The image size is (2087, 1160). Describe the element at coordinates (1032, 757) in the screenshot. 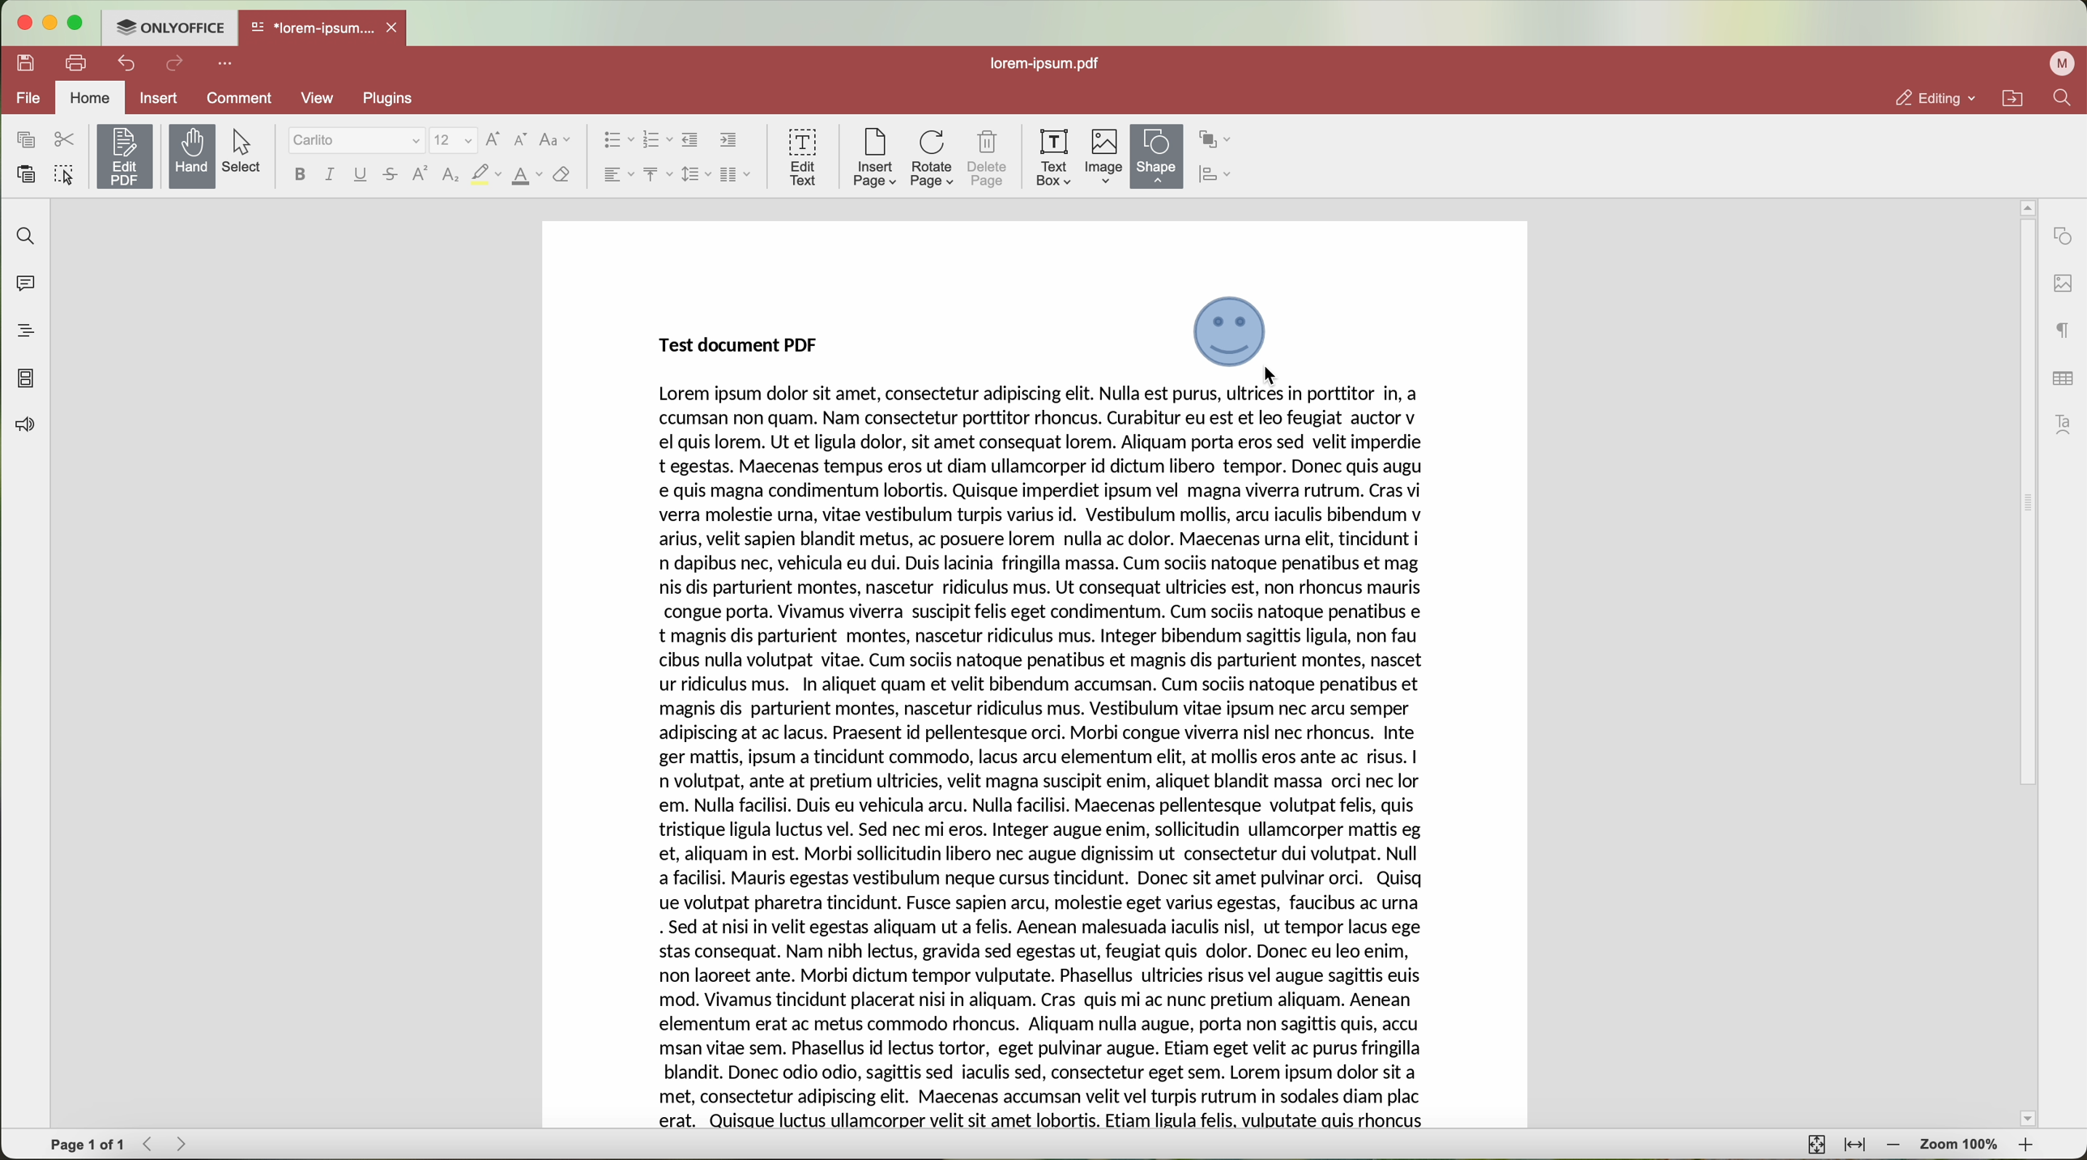

I see `TEST DOCUMENT PDF CONTENT` at that location.